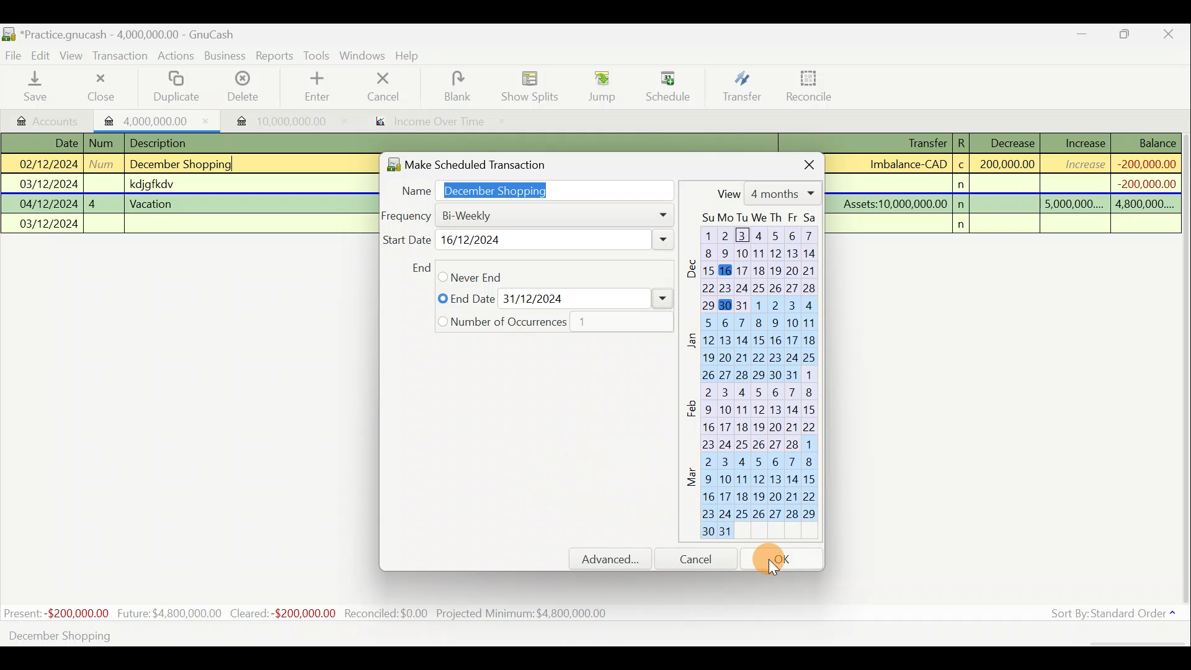 Image resolution: width=1191 pixels, height=670 pixels. What do you see at coordinates (596, 379) in the screenshot?
I see `Calender` at bounding box center [596, 379].